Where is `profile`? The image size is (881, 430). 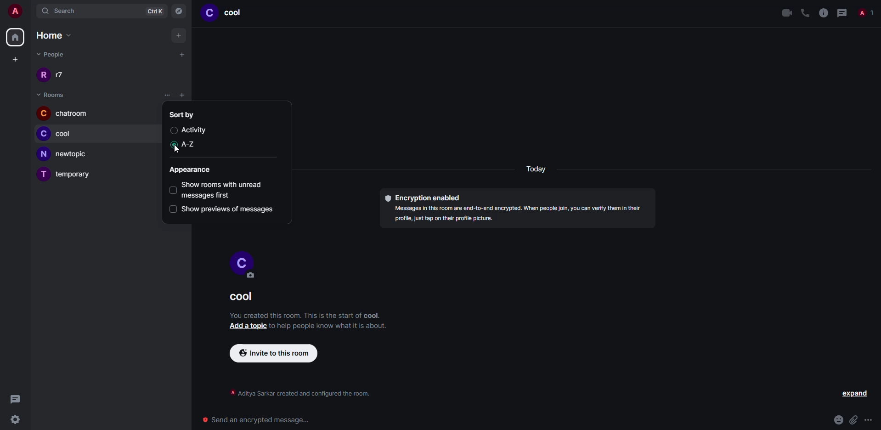
profile is located at coordinates (246, 260).